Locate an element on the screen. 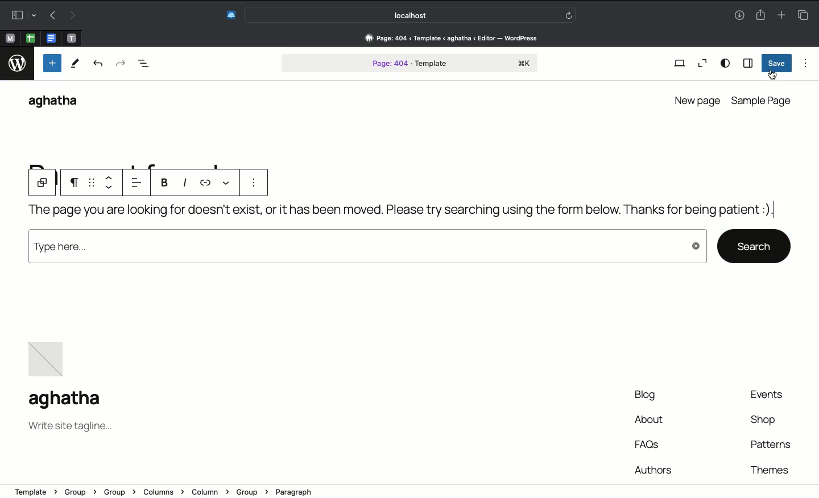  Paragraph is located at coordinates (76, 184).